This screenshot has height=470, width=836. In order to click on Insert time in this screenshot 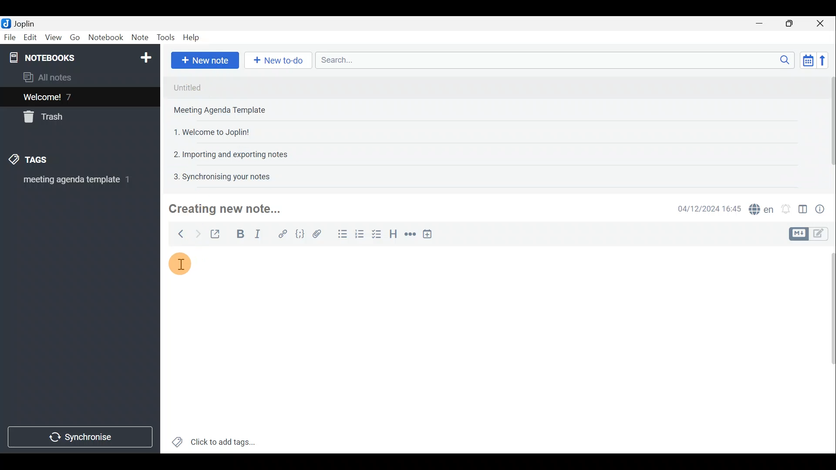, I will do `click(430, 234)`.